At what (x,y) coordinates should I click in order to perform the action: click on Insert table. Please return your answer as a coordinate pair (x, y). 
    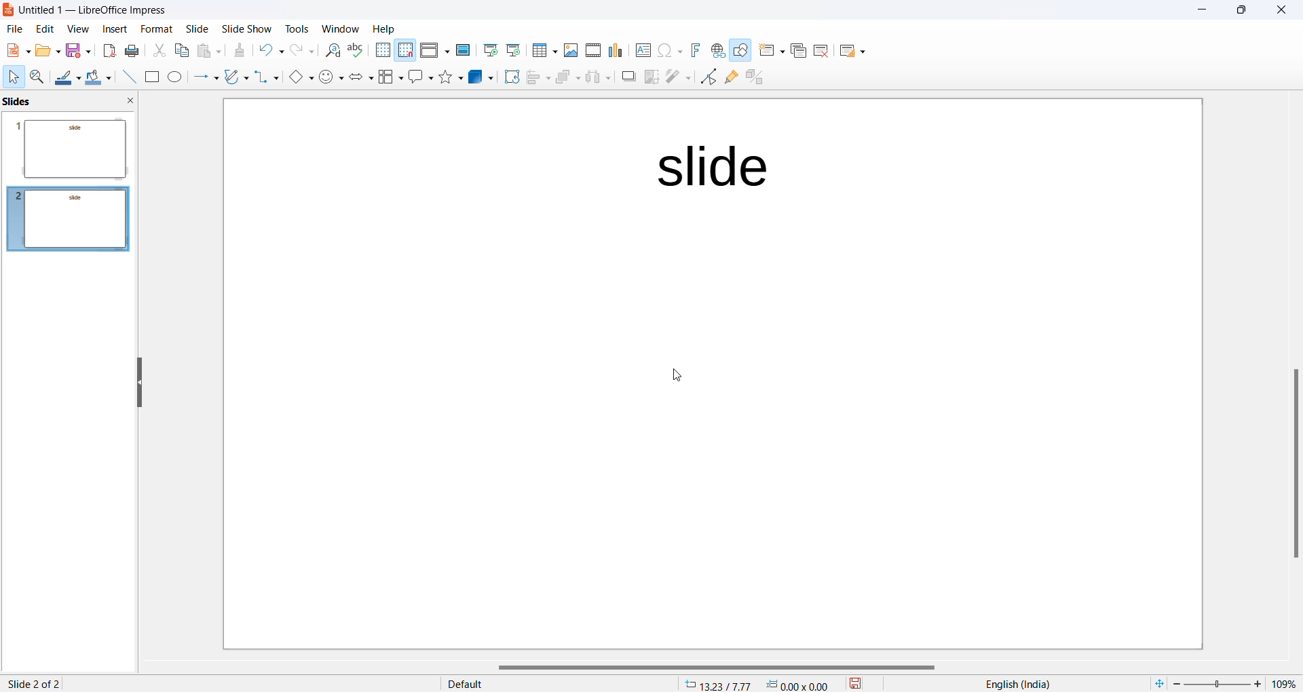
    Looking at the image, I should click on (543, 50).